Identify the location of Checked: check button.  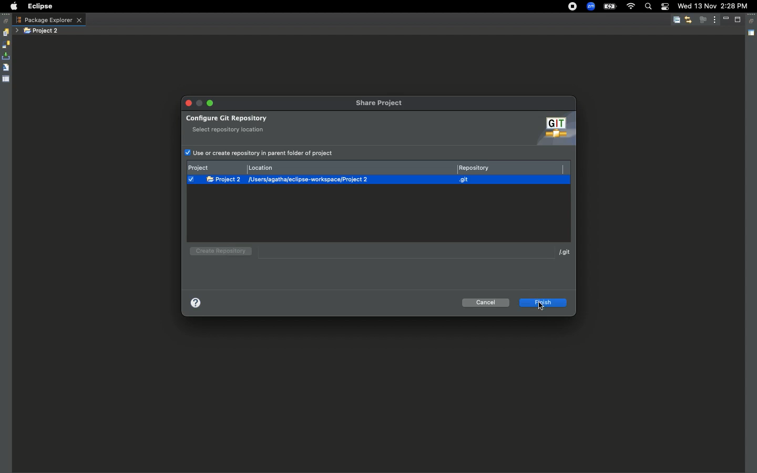
(187, 153).